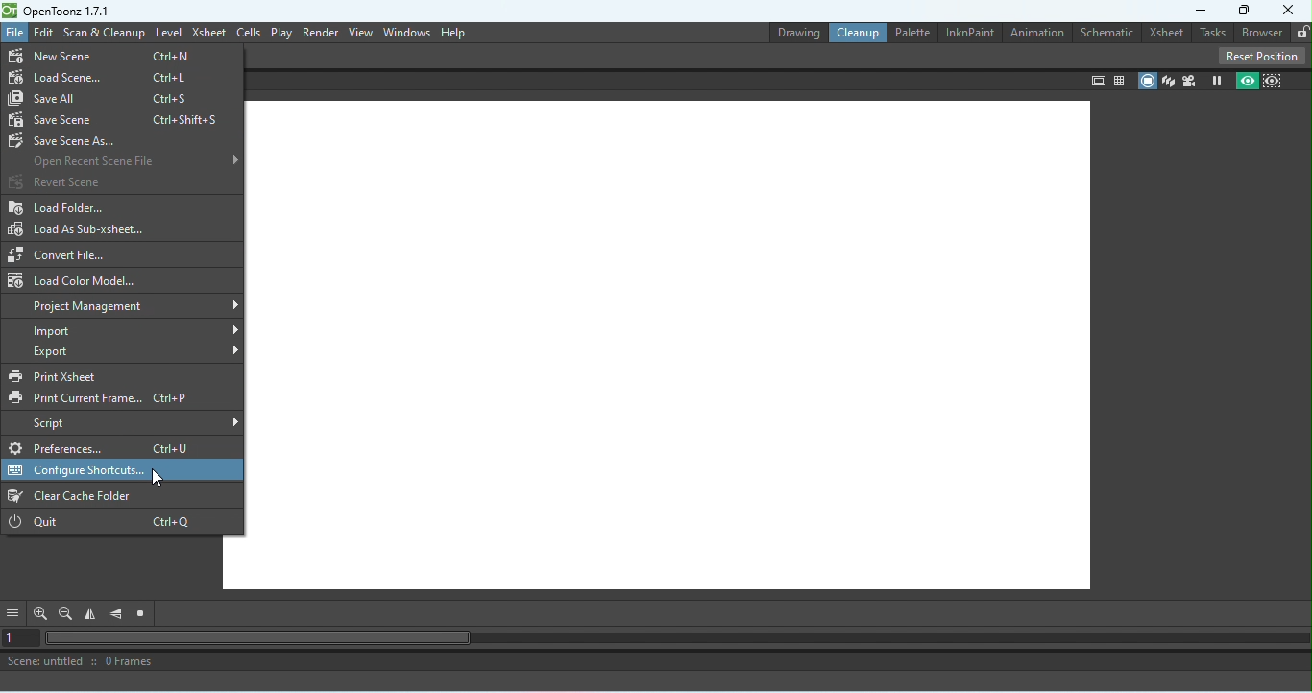  I want to click on Quit, so click(104, 524).